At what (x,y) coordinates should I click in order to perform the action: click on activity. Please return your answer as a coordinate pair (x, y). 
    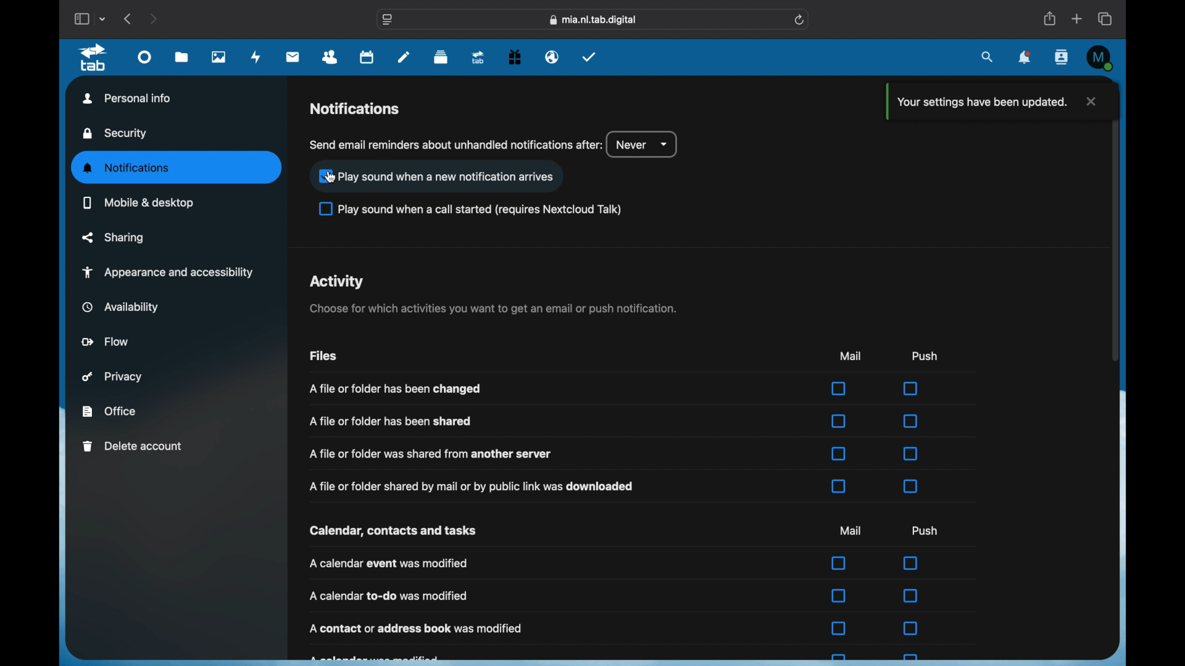
    Looking at the image, I should click on (256, 57).